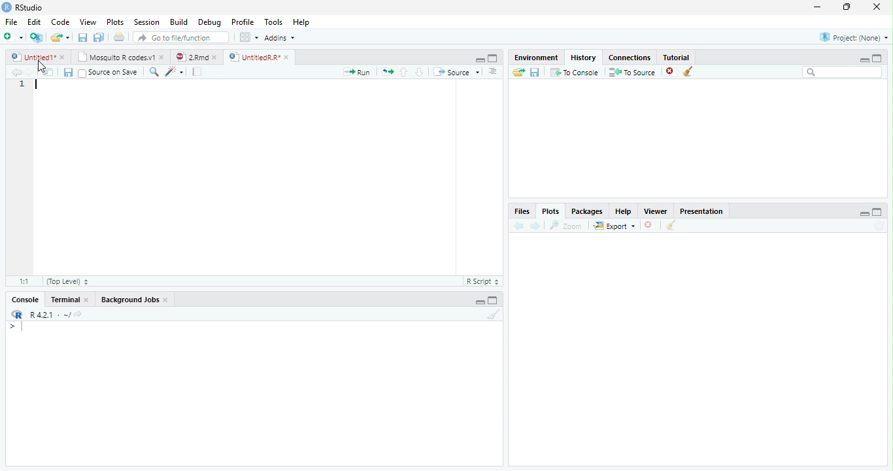  What do you see at coordinates (843, 73) in the screenshot?
I see `Search bar` at bounding box center [843, 73].